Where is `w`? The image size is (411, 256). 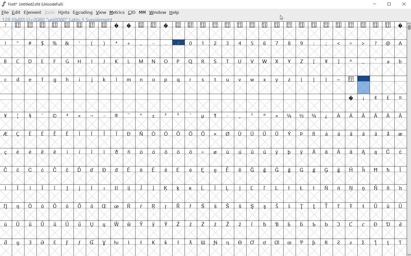 w is located at coordinates (252, 79).